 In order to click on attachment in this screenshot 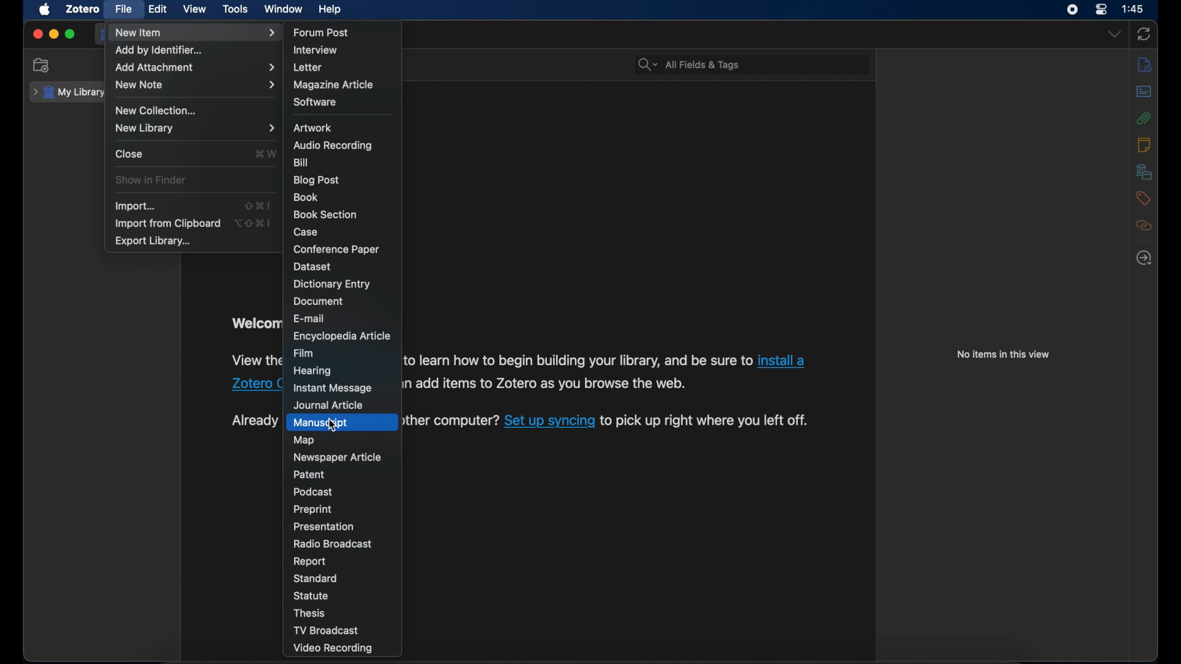, I will do `click(1144, 118)`.